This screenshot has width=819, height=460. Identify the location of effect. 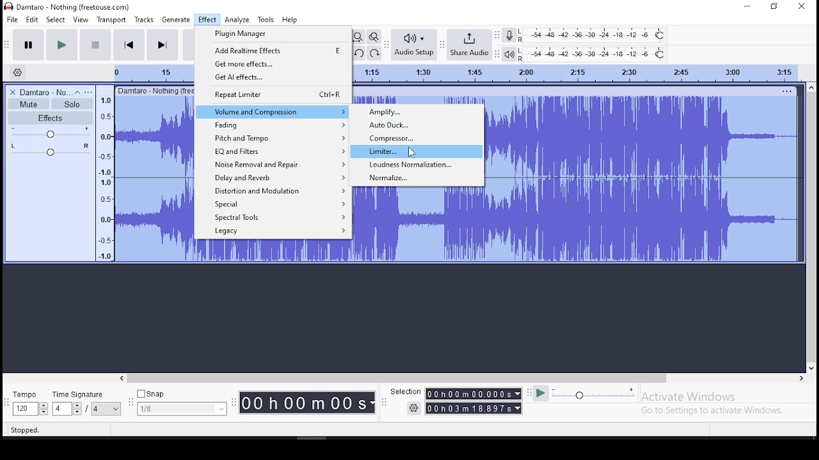
(207, 20).